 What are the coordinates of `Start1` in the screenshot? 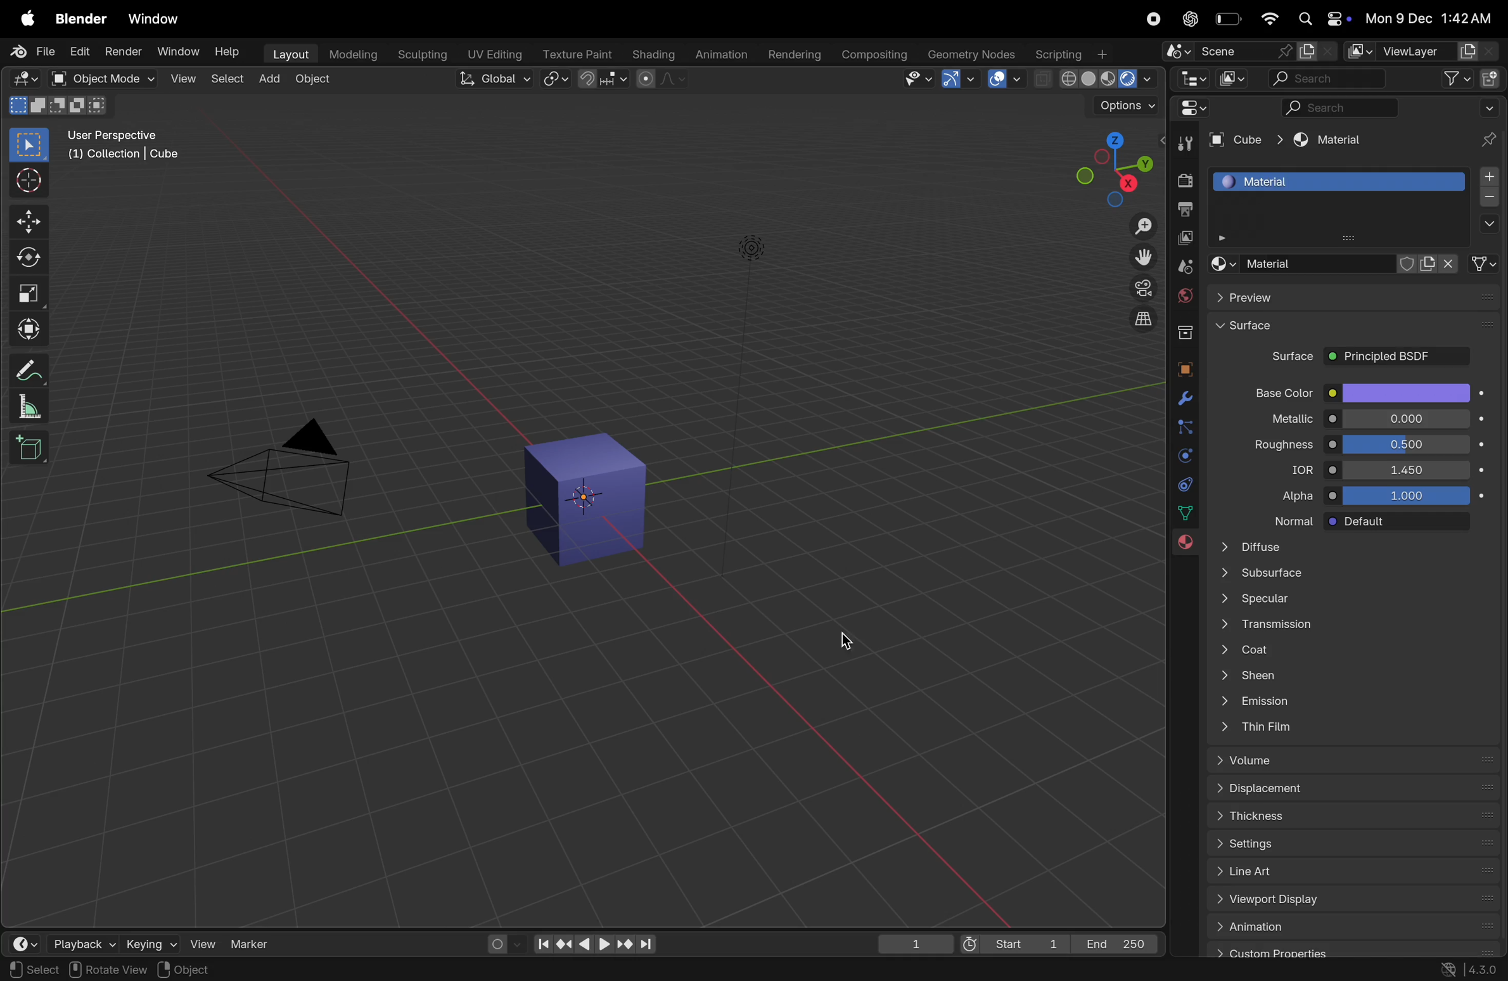 It's located at (1011, 946).